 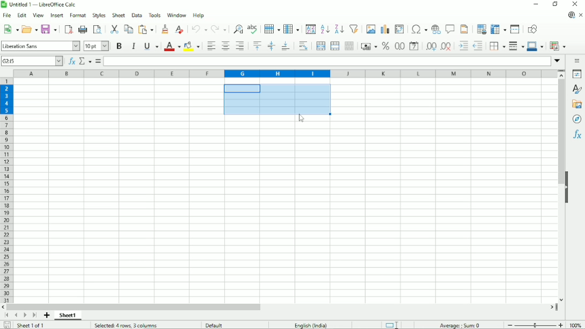 I want to click on Zoom out/in, so click(x=536, y=325).